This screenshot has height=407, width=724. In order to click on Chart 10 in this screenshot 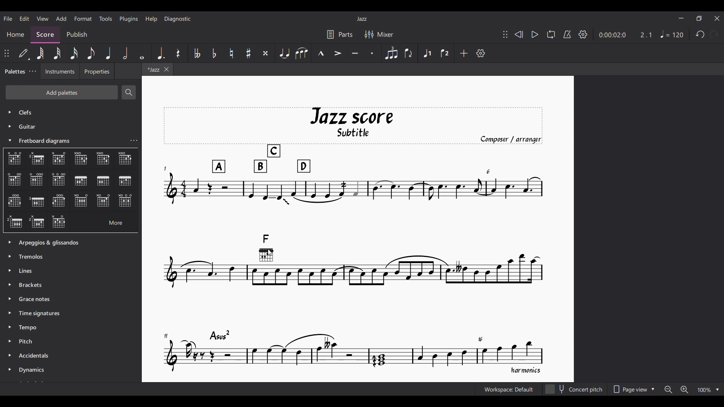, I will do `click(104, 181)`.